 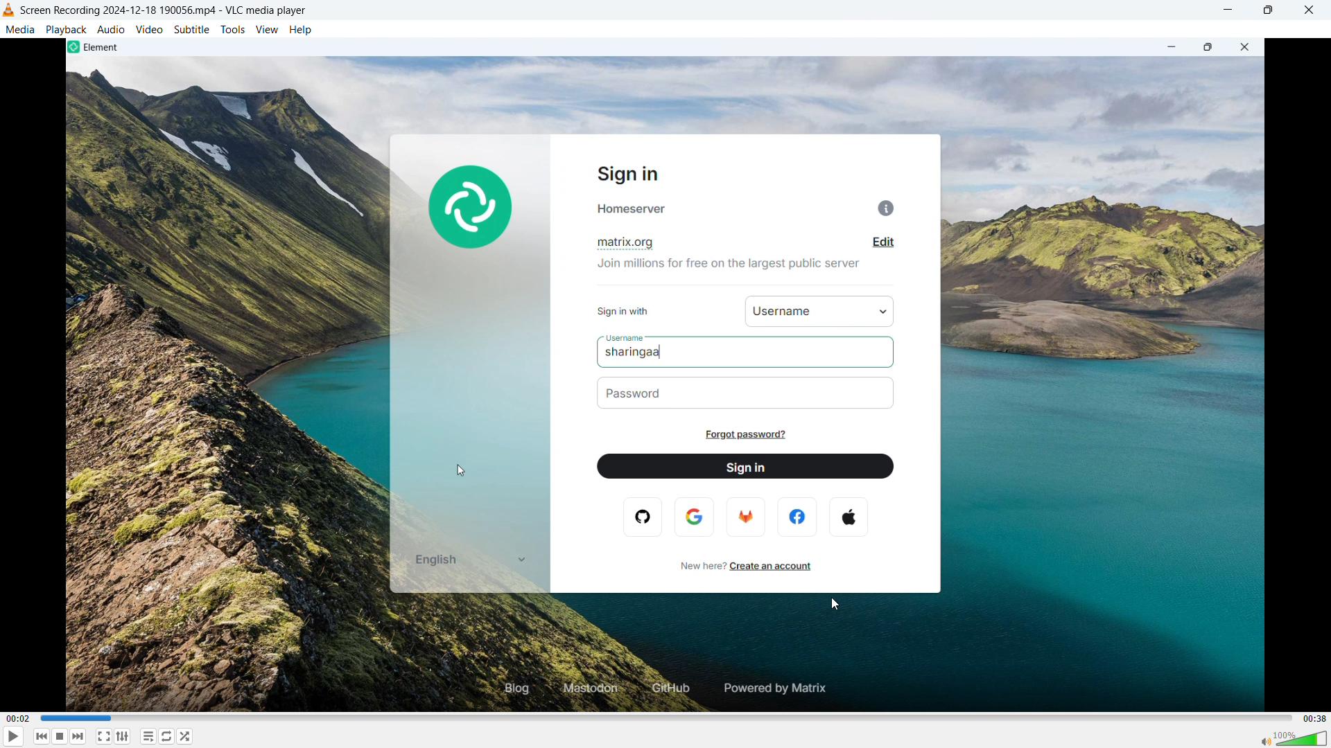 What do you see at coordinates (1309, 10) in the screenshot?
I see `Close ` at bounding box center [1309, 10].